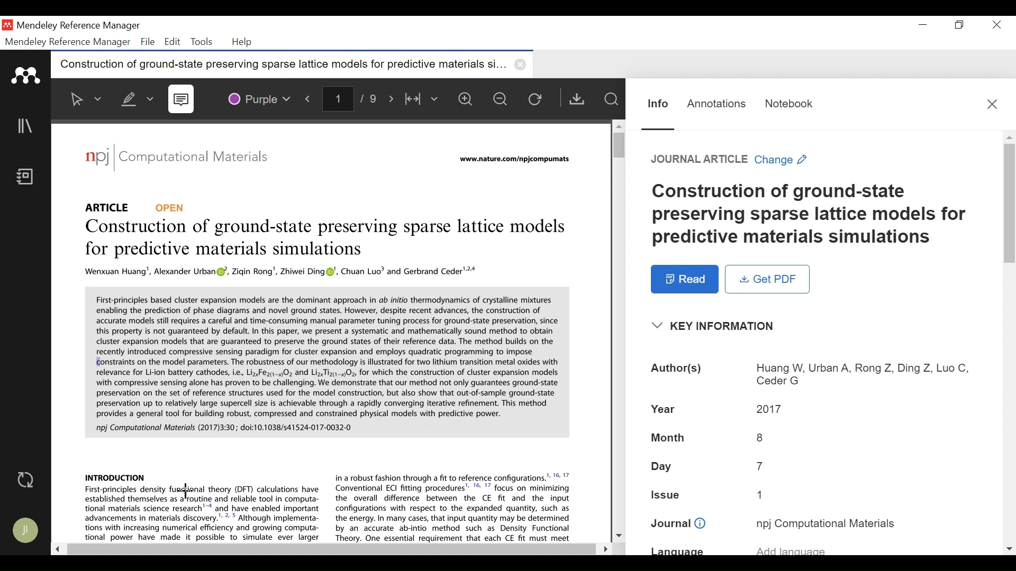  I want to click on Read, so click(684, 279).